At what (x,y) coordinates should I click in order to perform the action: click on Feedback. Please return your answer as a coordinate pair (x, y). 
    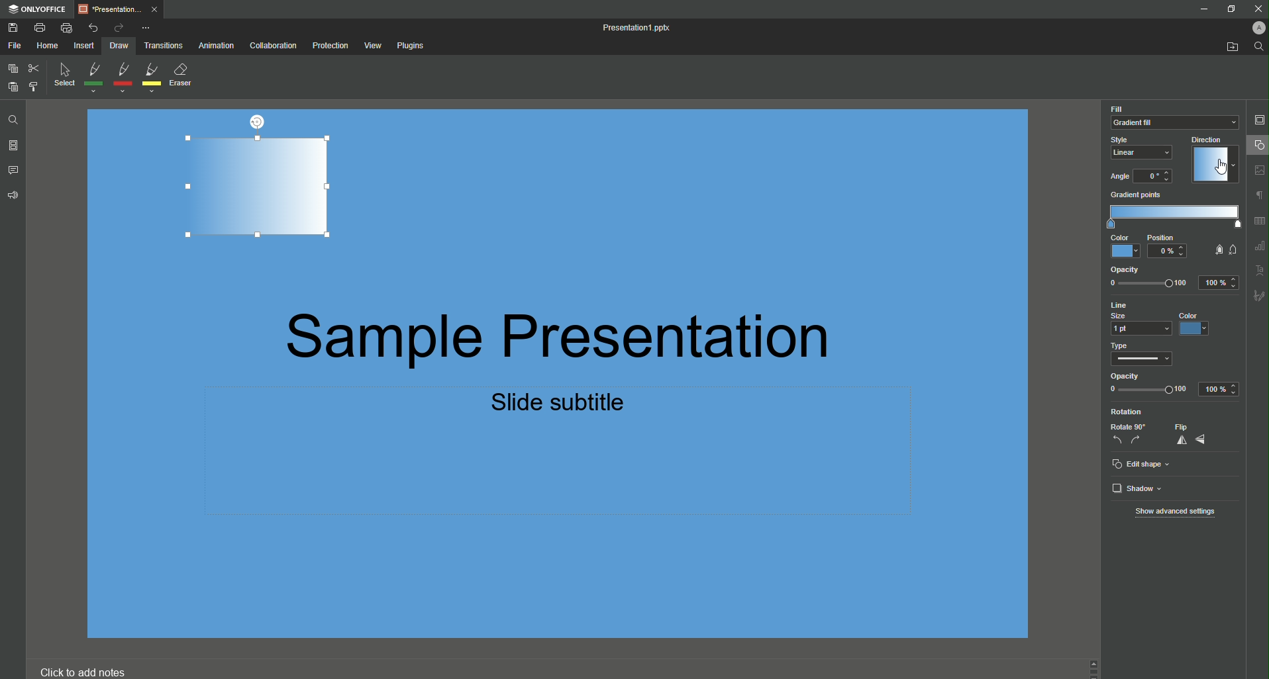
    Looking at the image, I should click on (13, 198).